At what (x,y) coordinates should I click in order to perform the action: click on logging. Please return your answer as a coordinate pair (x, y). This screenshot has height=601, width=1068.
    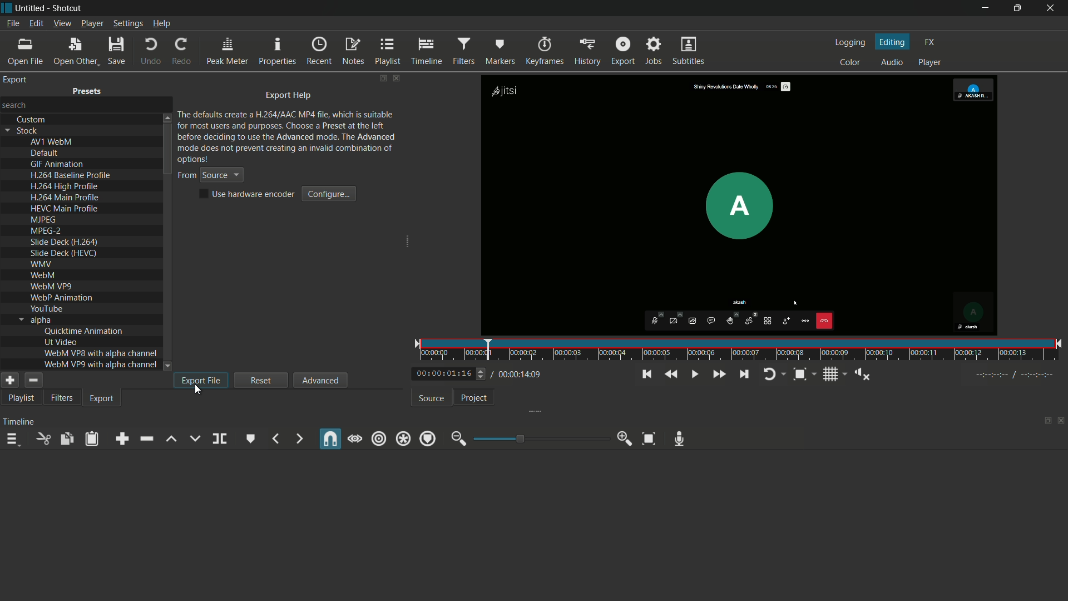
    Looking at the image, I should click on (850, 43).